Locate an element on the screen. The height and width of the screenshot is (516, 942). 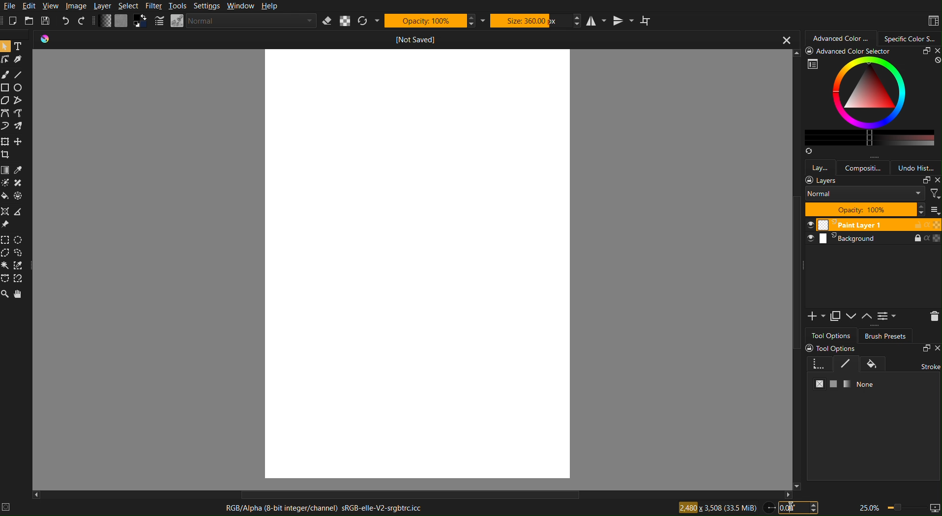
Circle is located at coordinates (18, 86).